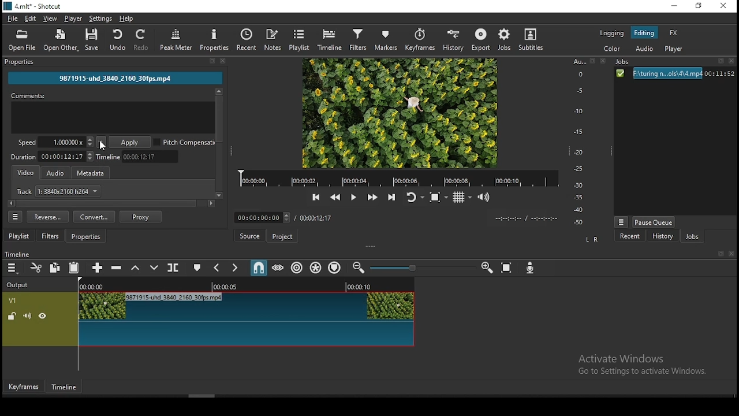 The height and width of the screenshot is (416, 739). Describe the element at coordinates (264, 218) in the screenshot. I see `Timer` at that location.